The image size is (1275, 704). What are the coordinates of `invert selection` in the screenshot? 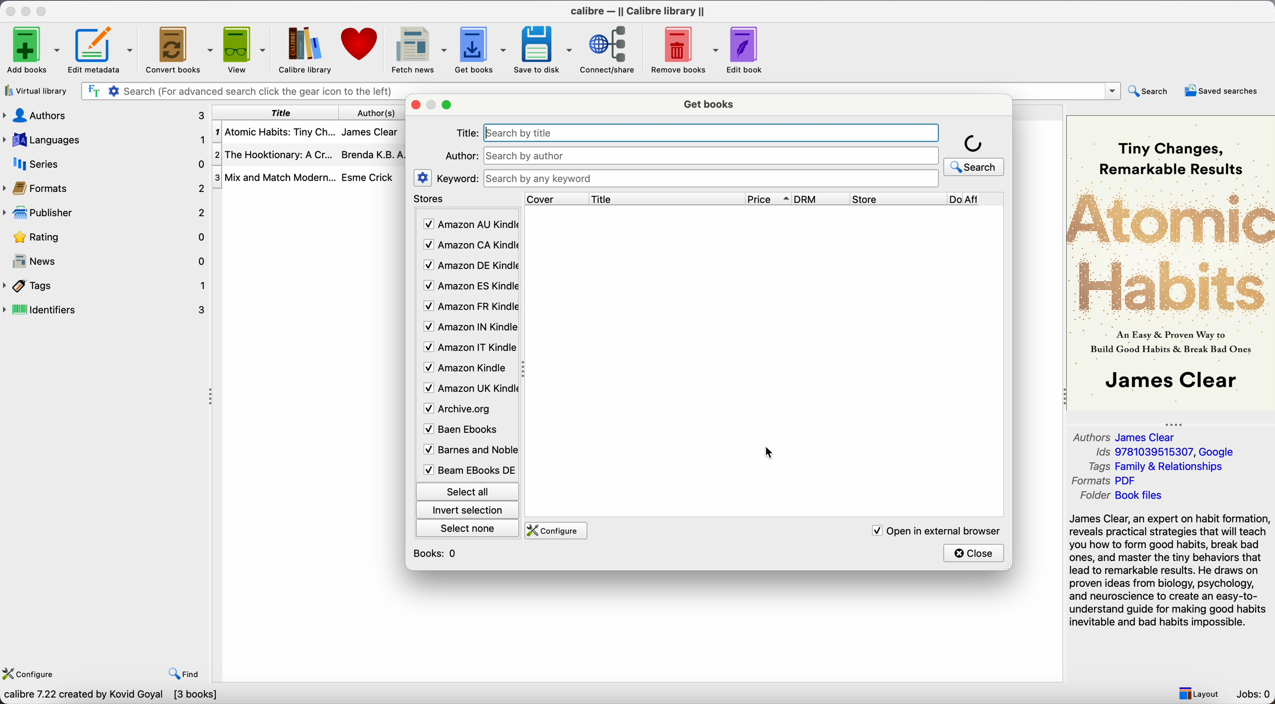 It's located at (468, 511).